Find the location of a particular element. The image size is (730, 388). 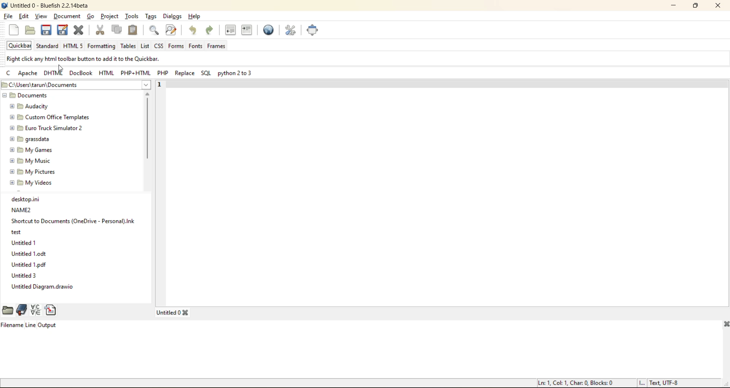

view is located at coordinates (41, 17).